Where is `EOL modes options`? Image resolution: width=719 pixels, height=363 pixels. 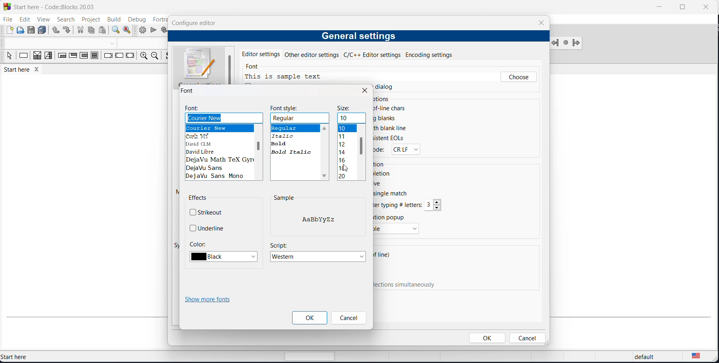
EOL modes options is located at coordinates (405, 149).